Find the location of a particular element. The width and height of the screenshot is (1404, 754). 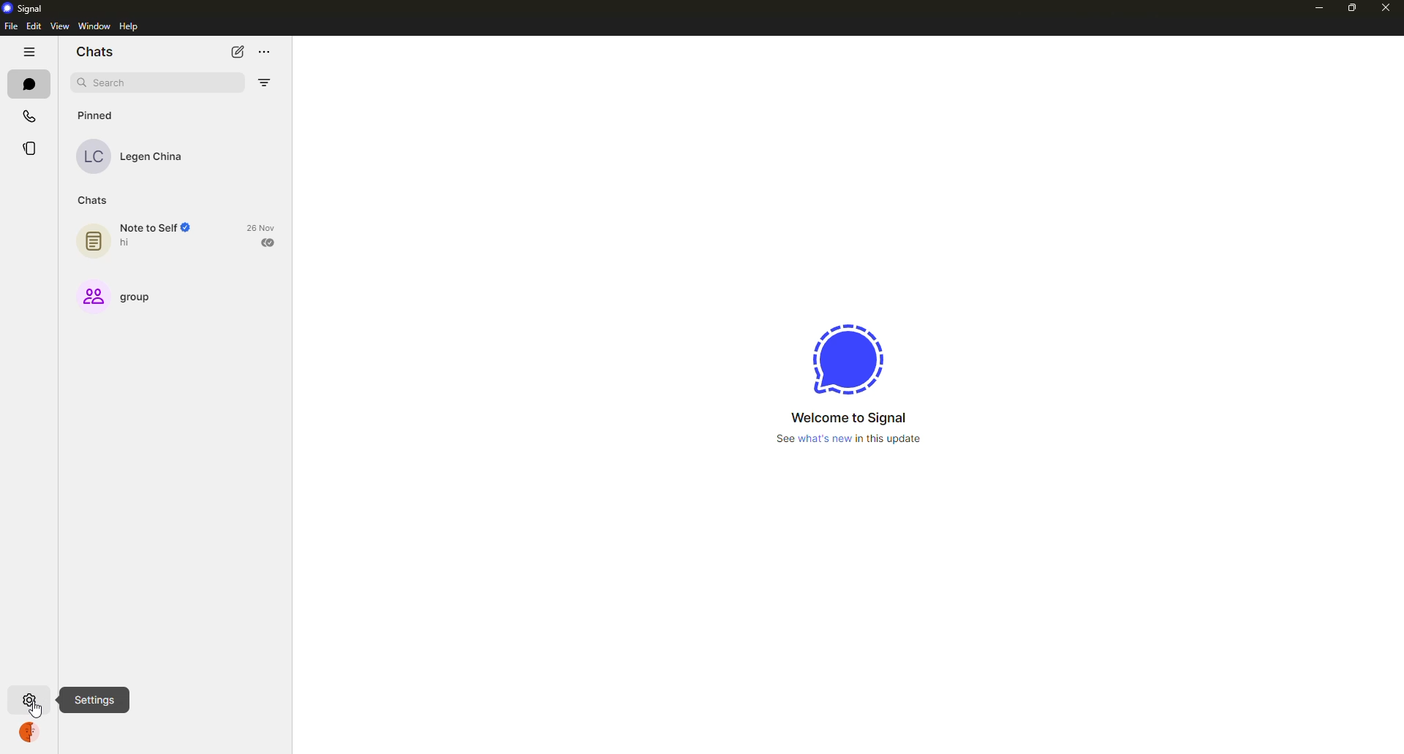

stories is located at coordinates (31, 150).